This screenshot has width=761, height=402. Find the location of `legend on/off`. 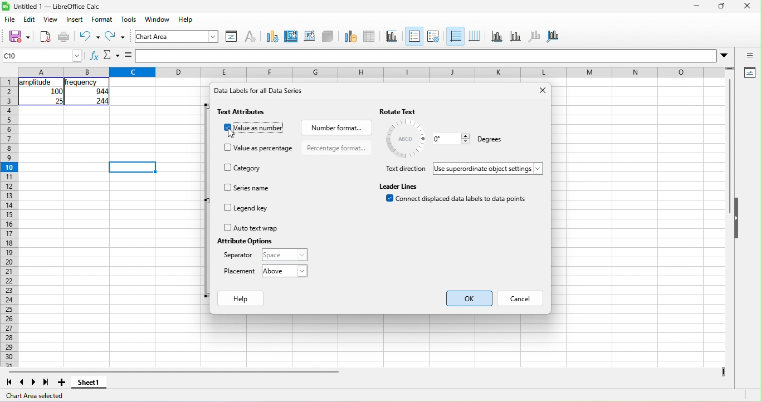

legend on/off is located at coordinates (413, 36).